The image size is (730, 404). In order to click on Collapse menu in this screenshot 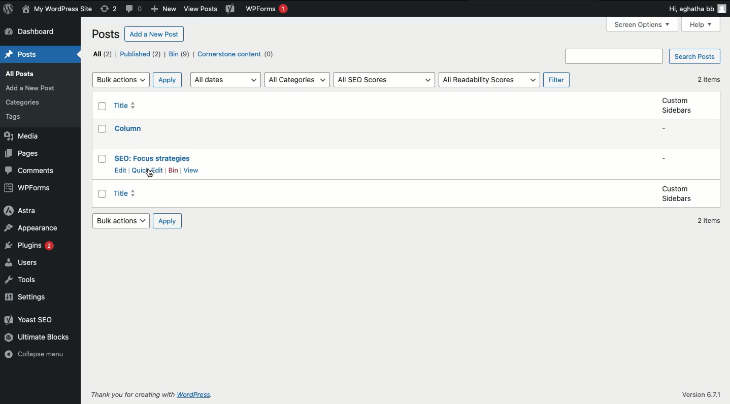, I will do `click(38, 355)`.